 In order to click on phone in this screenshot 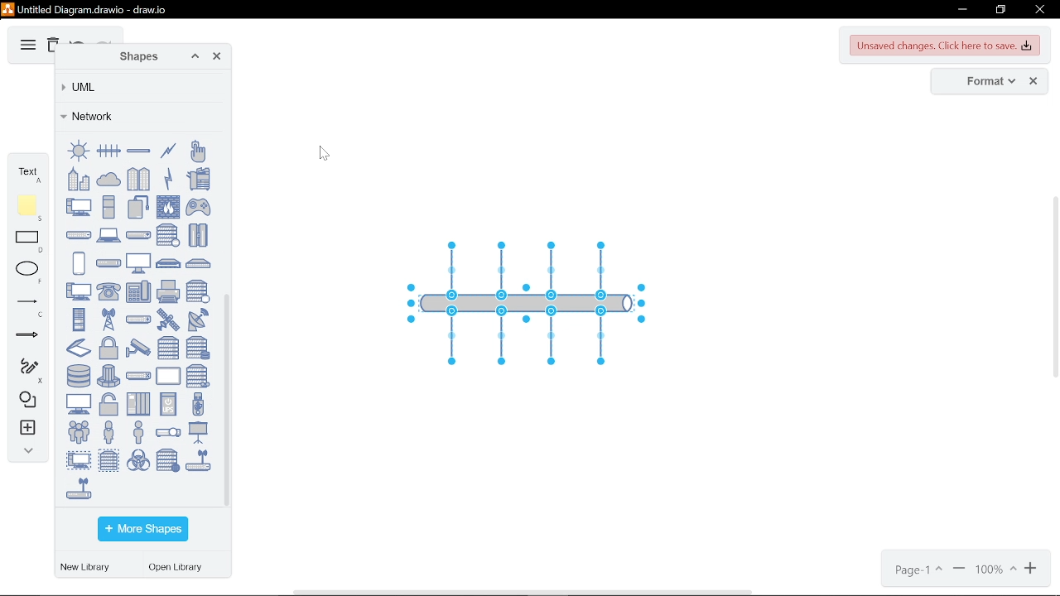, I will do `click(108, 292)`.